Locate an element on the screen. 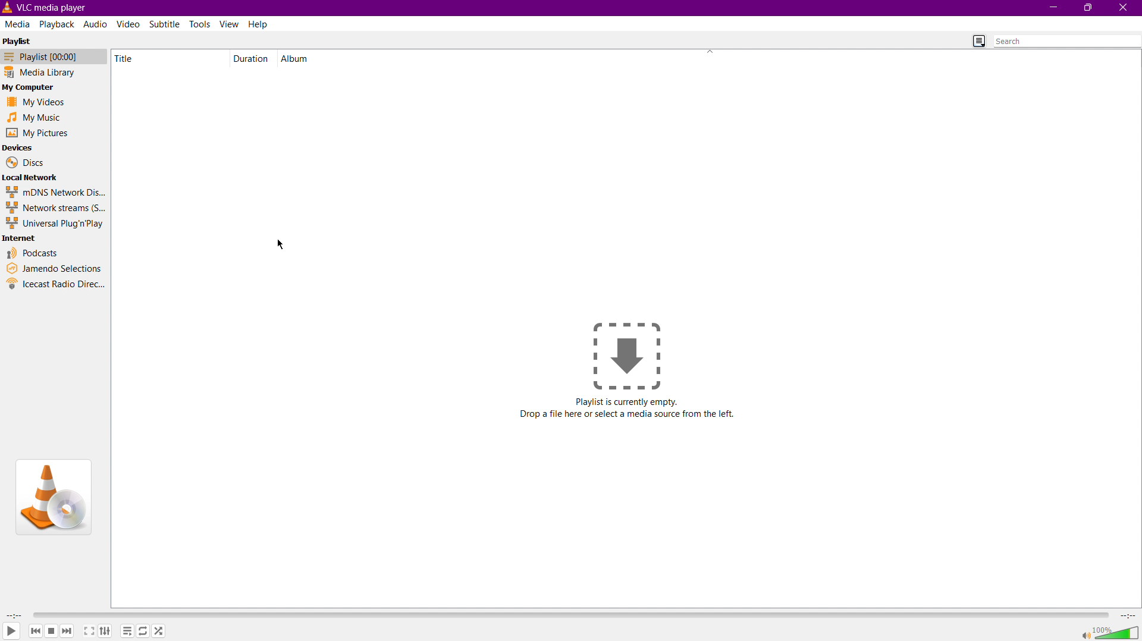  Video is located at coordinates (130, 25).